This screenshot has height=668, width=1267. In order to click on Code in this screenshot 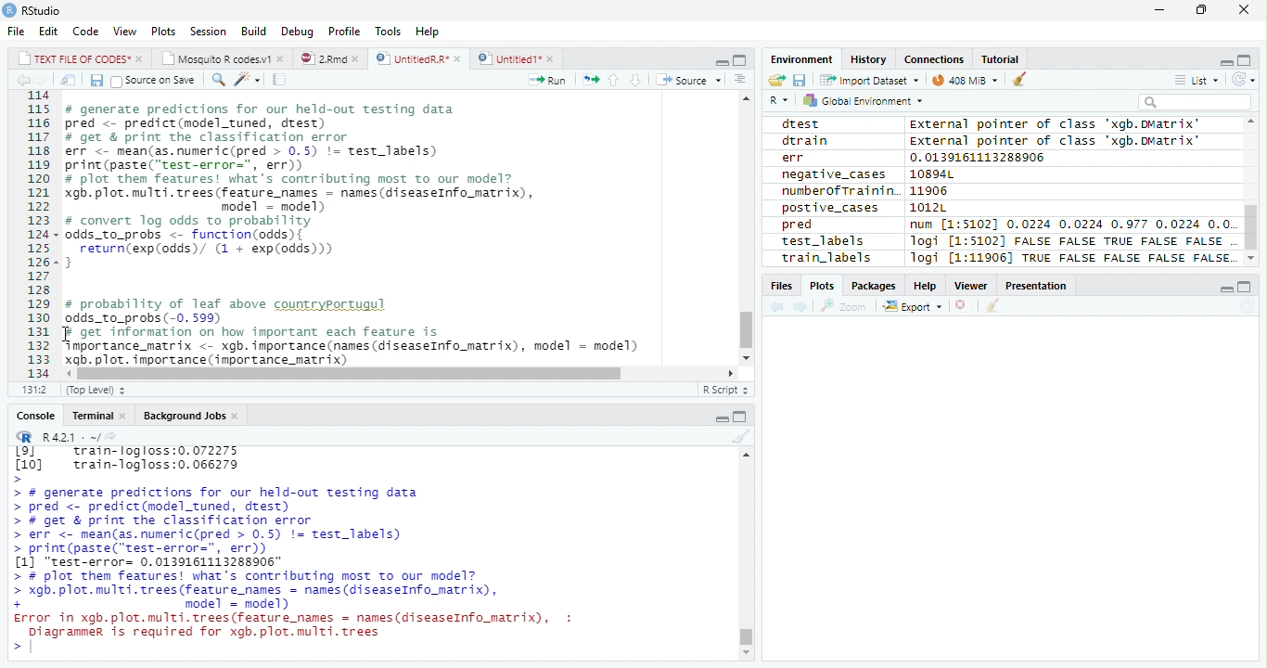, I will do `click(83, 32)`.